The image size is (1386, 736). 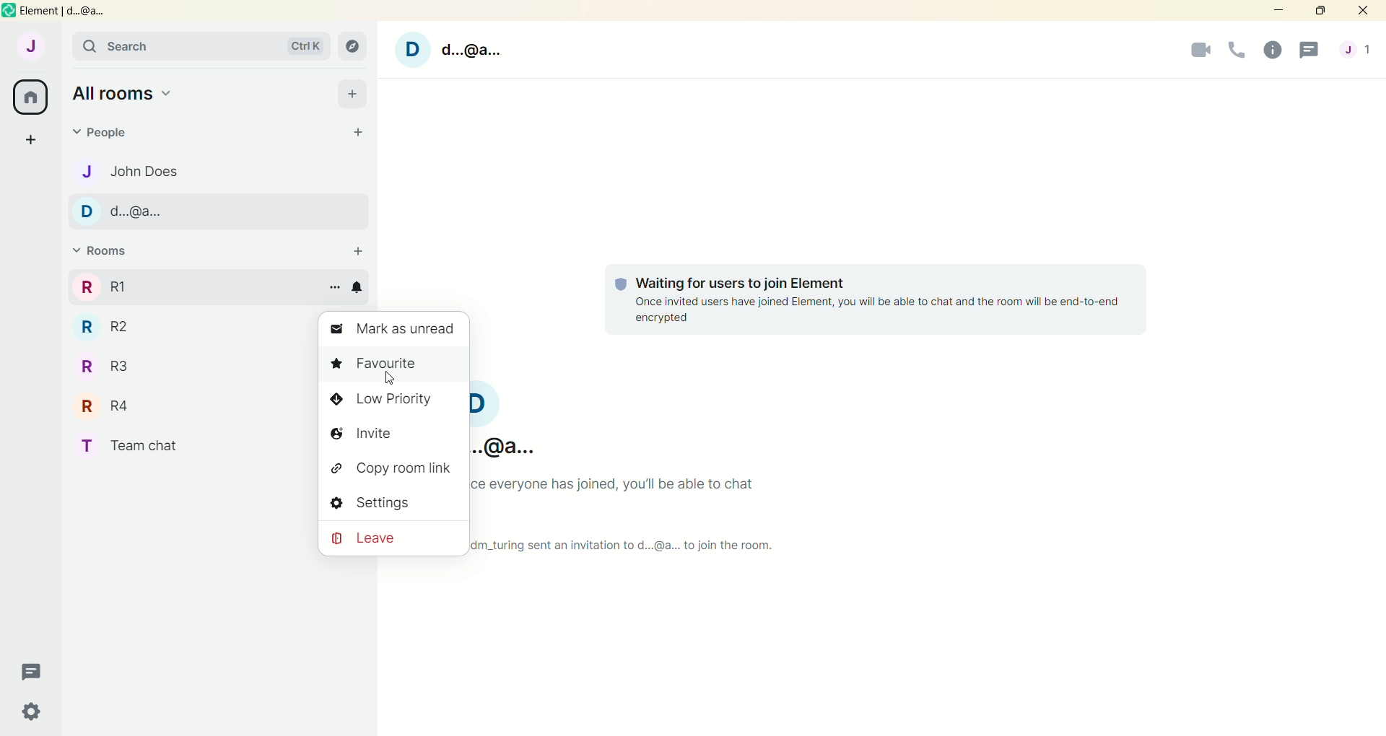 What do you see at coordinates (134, 96) in the screenshot?
I see `All rooms ` at bounding box center [134, 96].